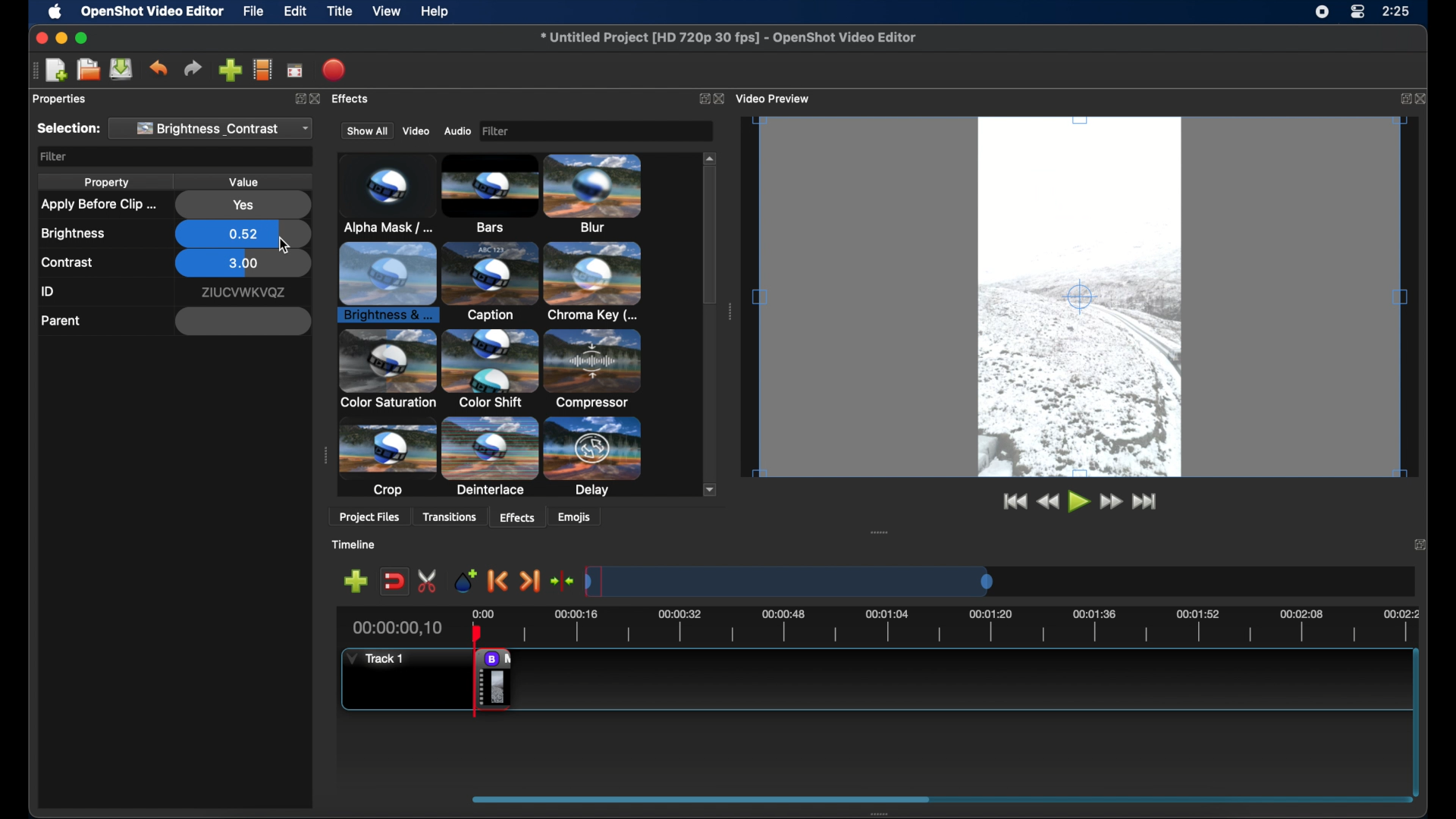 The width and height of the screenshot is (1456, 819). I want to click on explore profiles, so click(264, 71).